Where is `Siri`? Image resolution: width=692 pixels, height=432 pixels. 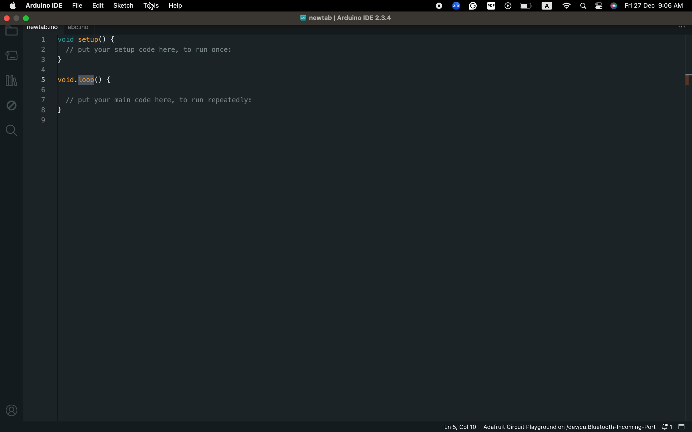 Siri is located at coordinates (614, 6).